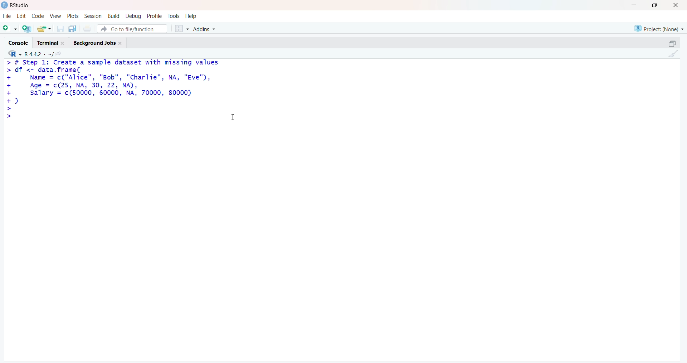 This screenshot has height=363, width=687. What do you see at coordinates (52, 42) in the screenshot?
I see `Terminal` at bounding box center [52, 42].